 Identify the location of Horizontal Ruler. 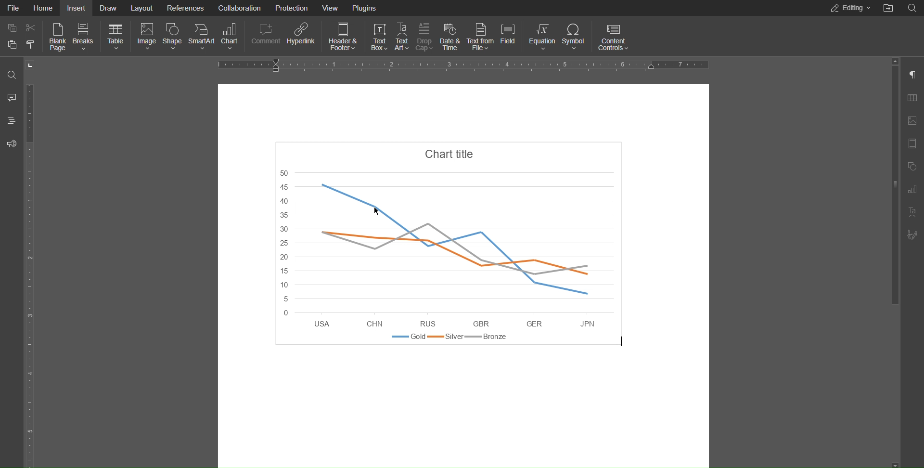
(464, 64).